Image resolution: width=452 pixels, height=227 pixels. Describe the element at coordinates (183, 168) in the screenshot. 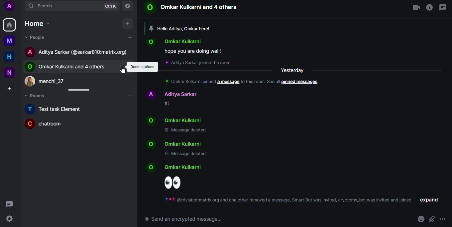

I see `o Omkar Kulkarni` at that location.